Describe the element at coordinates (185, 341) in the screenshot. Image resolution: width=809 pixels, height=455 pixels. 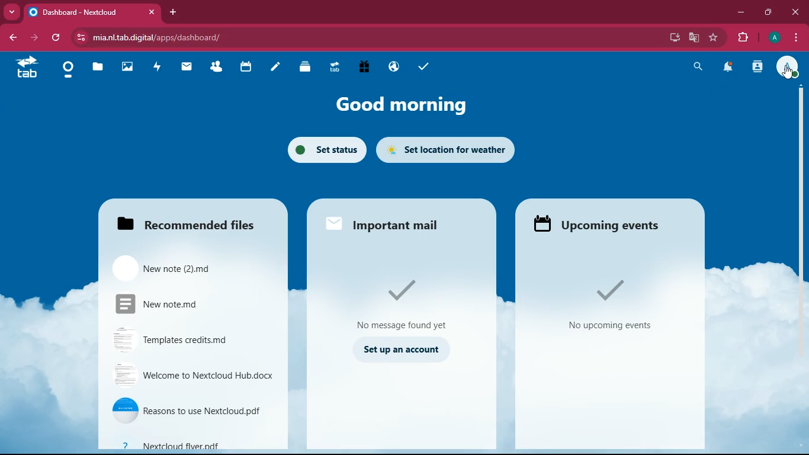
I see `file` at that location.